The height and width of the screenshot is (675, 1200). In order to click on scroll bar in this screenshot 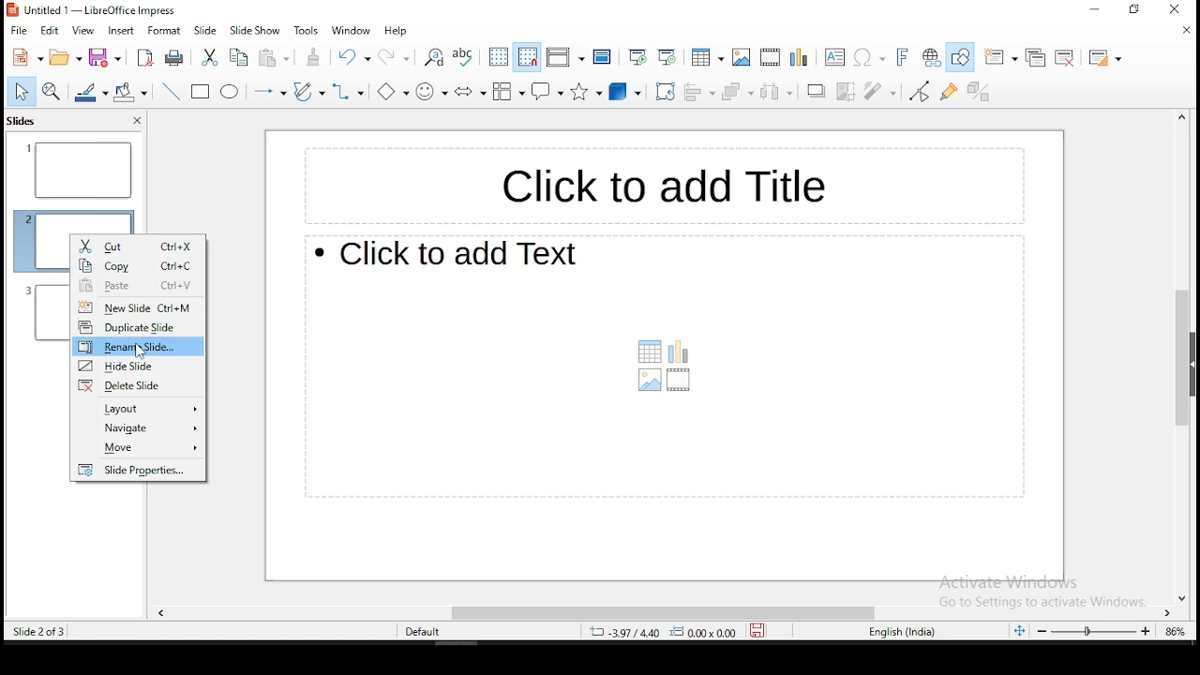, I will do `click(667, 610)`.